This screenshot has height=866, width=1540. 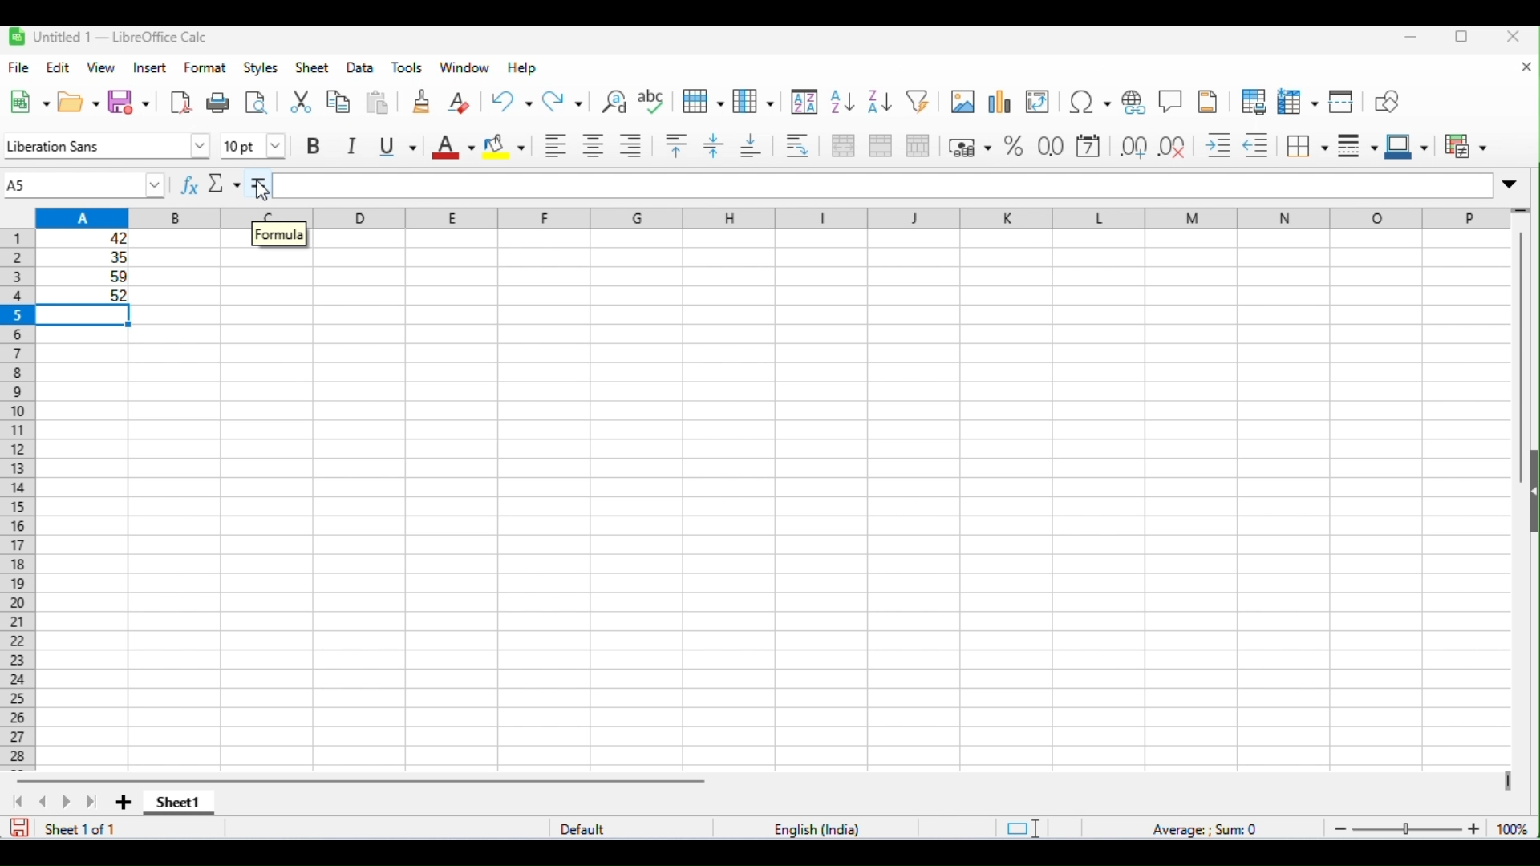 What do you see at coordinates (1133, 146) in the screenshot?
I see `add decimal place` at bounding box center [1133, 146].